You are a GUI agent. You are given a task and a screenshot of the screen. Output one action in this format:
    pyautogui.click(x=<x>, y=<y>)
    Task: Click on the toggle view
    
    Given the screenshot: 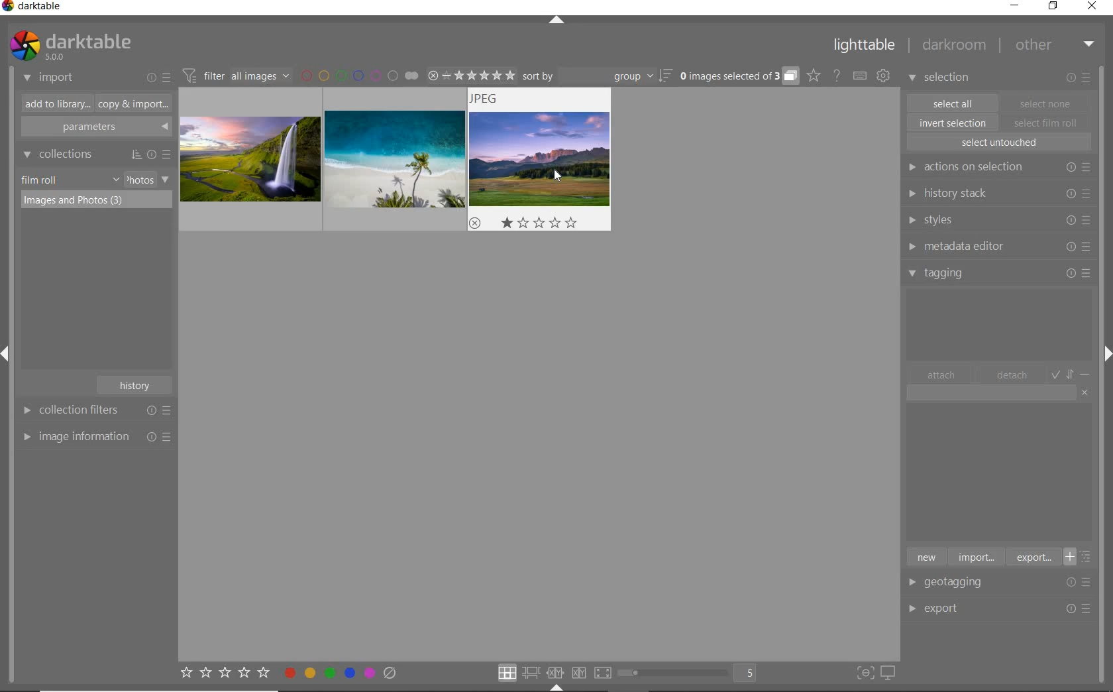 What is the action you would take?
    pyautogui.click(x=692, y=674)
    